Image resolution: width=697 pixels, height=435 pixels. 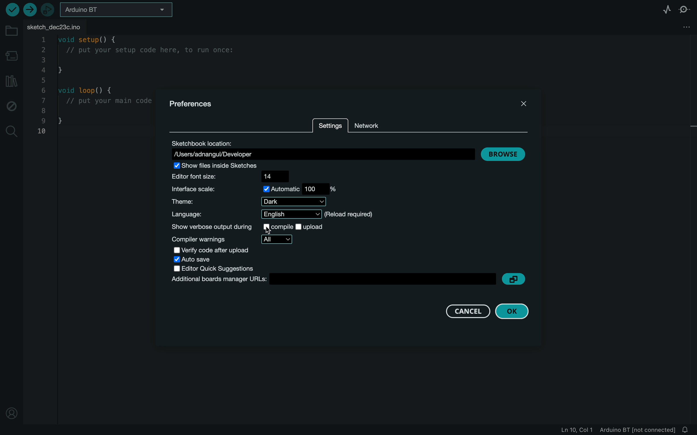 I want to click on warnings, so click(x=231, y=239).